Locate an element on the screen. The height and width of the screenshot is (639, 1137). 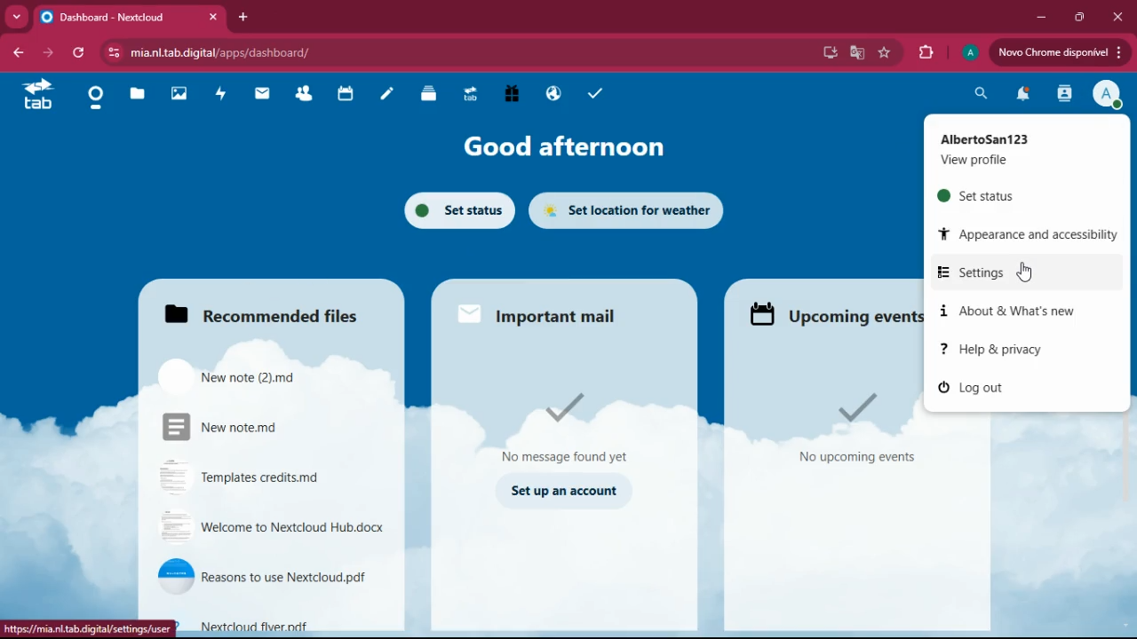
calendar is located at coordinates (346, 95).